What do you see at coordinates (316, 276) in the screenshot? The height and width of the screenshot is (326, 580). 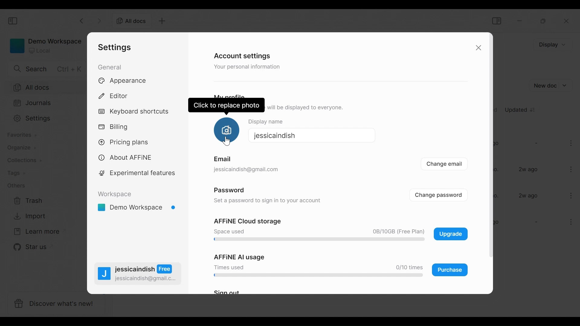 I see `progress bar` at bounding box center [316, 276].